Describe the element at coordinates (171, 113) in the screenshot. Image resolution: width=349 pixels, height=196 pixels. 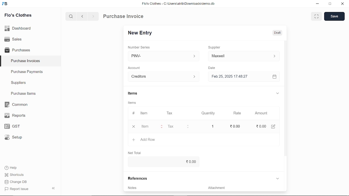
I see `Tax` at that location.